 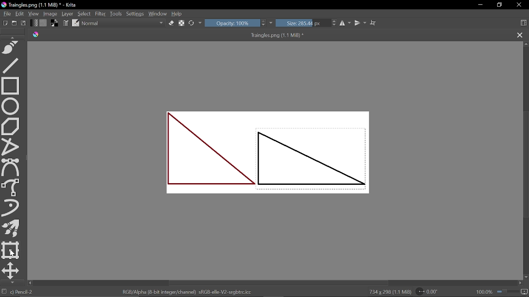 What do you see at coordinates (360, 23) in the screenshot?
I see `Vertical mirror` at bounding box center [360, 23].